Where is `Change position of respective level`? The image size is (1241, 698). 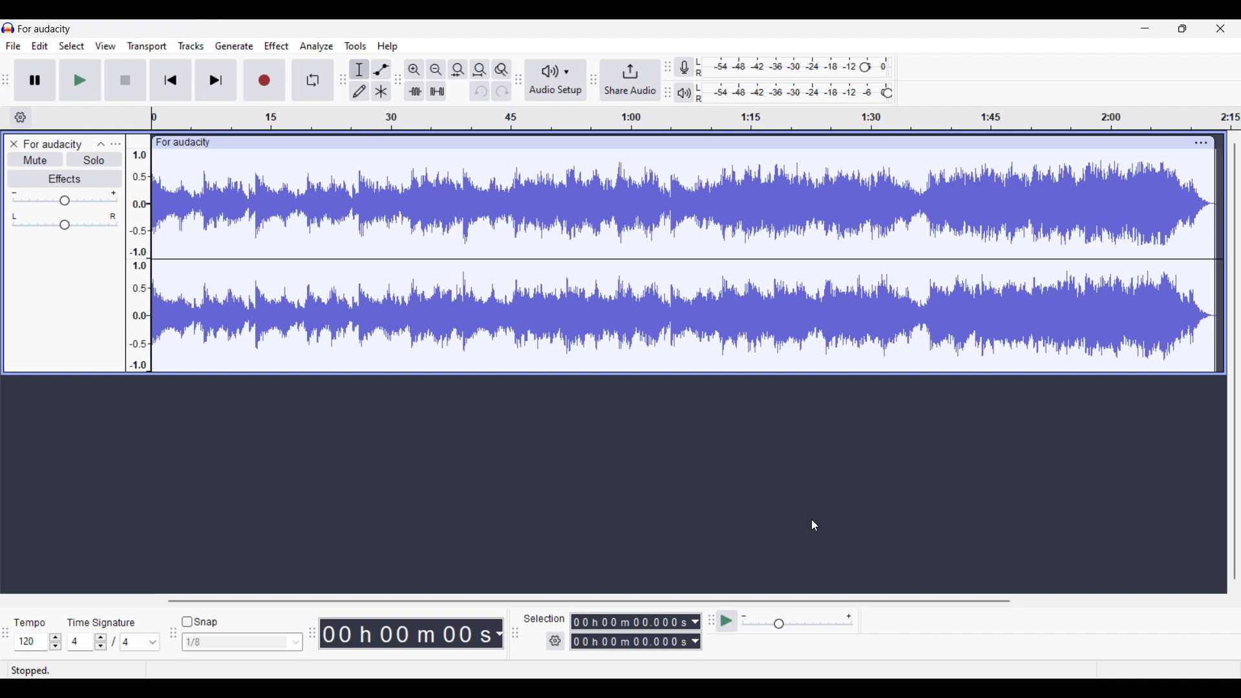 Change position of respective level is located at coordinates (668, 79).